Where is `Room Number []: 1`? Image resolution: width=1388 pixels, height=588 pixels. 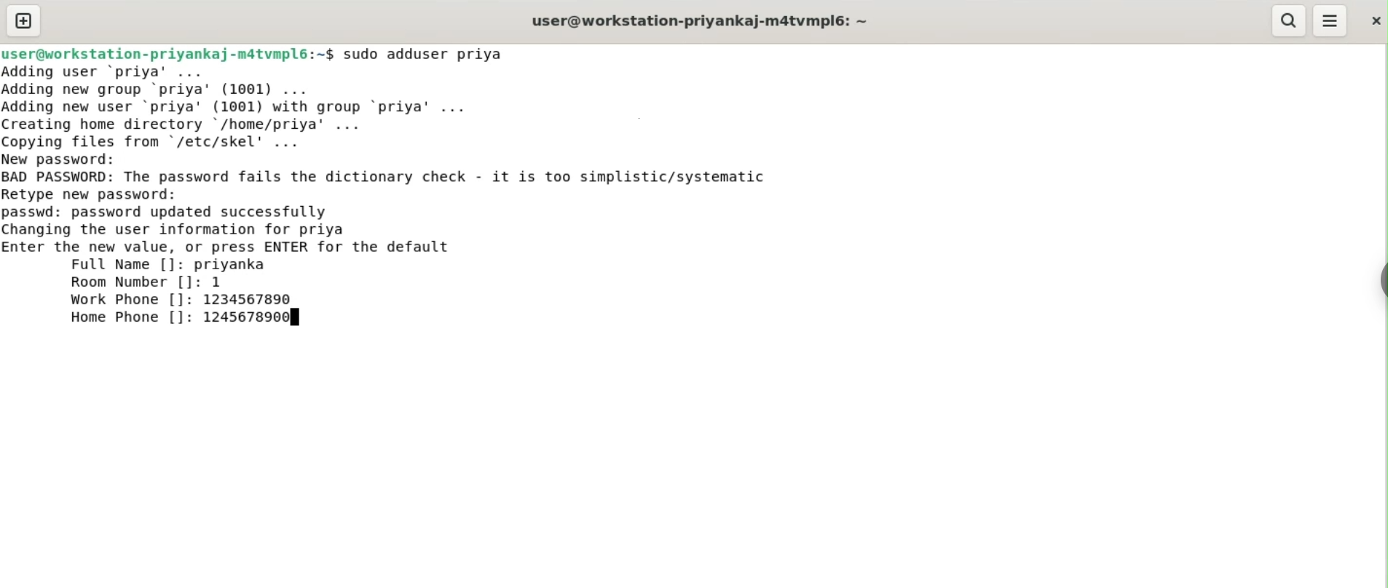
Room Number []: 1 is located at coordinates (146, 282).